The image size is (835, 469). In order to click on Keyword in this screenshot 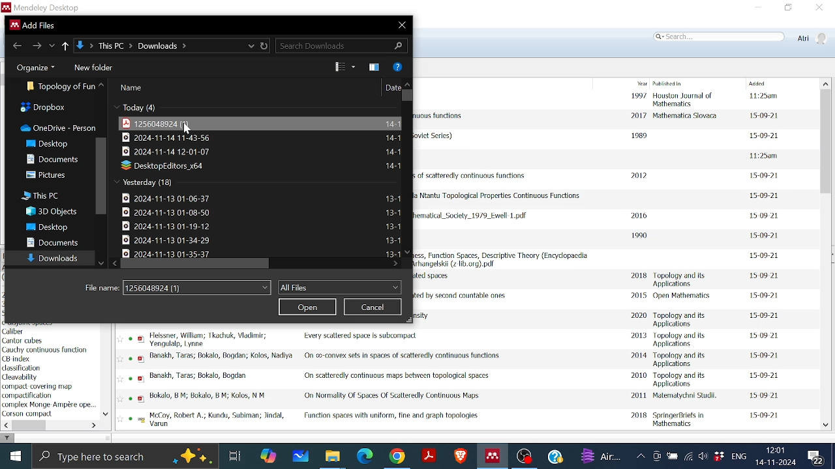, I will do `click(26, 395)`.